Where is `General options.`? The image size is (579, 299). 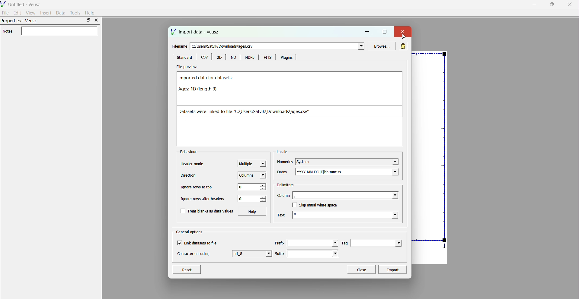
General options. is located at coordinates (190, 232).